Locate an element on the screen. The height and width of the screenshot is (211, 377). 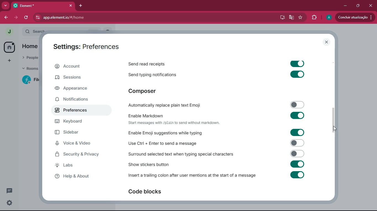
keyboard is located at coordinates (78, 121).